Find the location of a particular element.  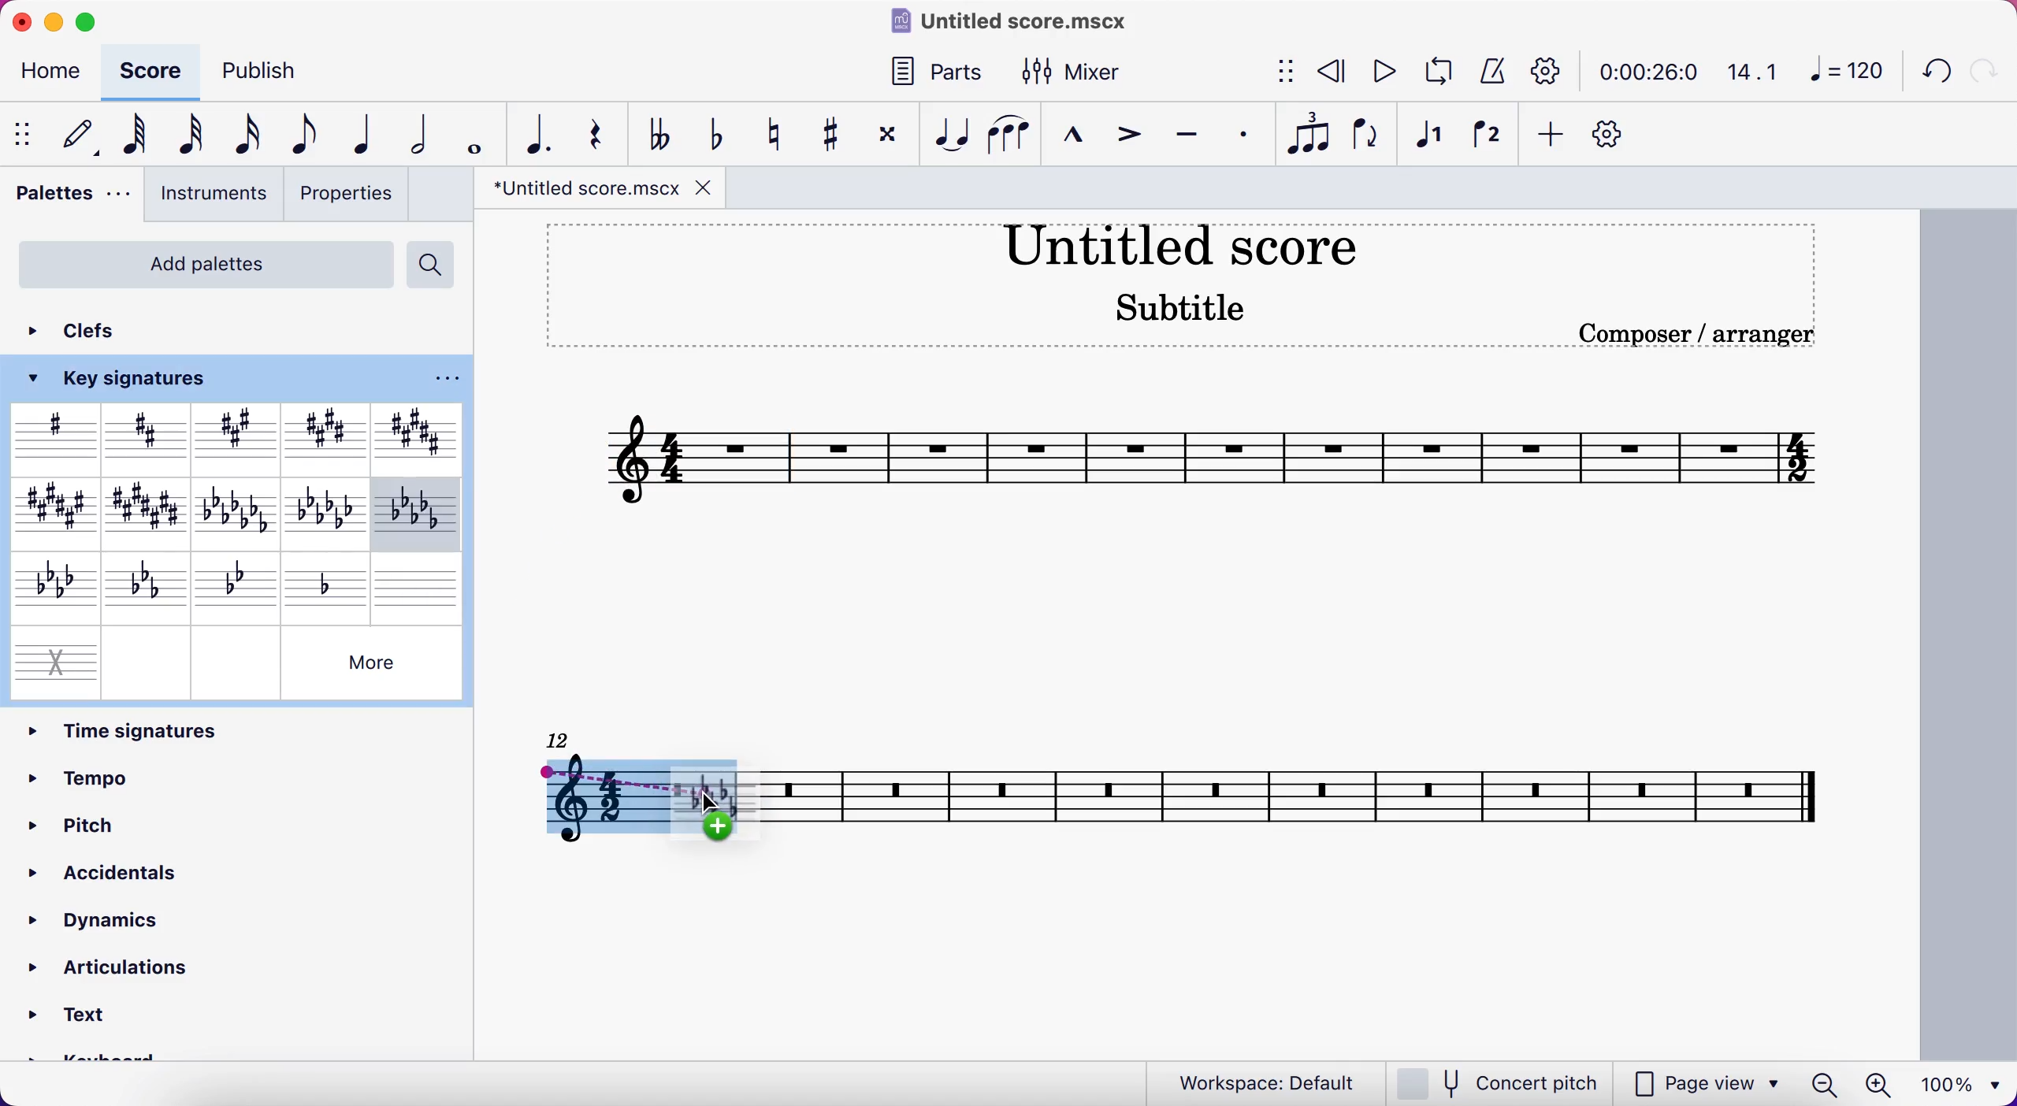

score is located at coordinates (154, 72).